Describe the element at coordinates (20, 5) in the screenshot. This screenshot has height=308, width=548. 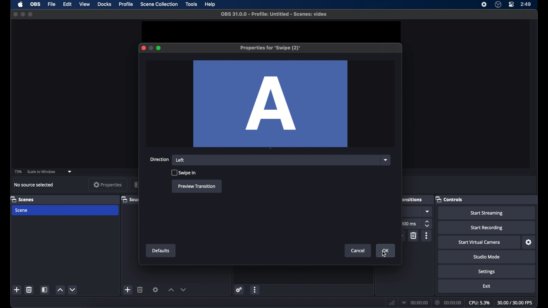
I see `apple icon` at that location.